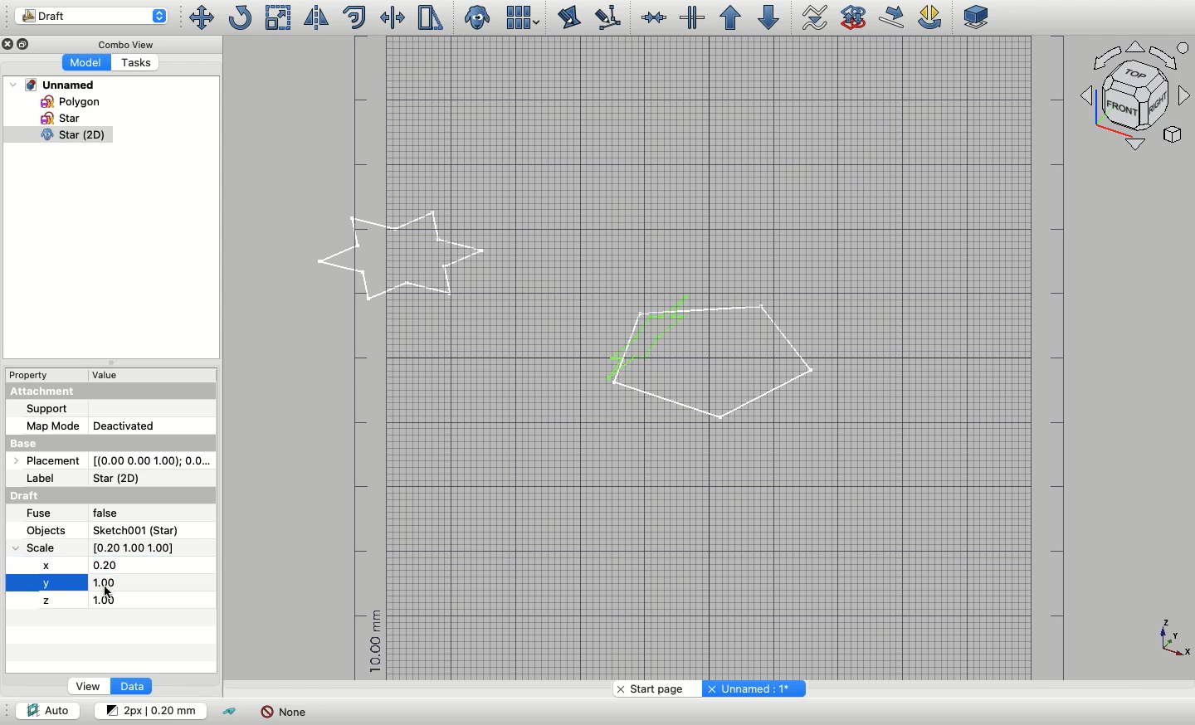 This screenshot has height=725, width=1195. Describe the element at coordinates (110, 362) in the screenshot. I see `Collapse` at that location.